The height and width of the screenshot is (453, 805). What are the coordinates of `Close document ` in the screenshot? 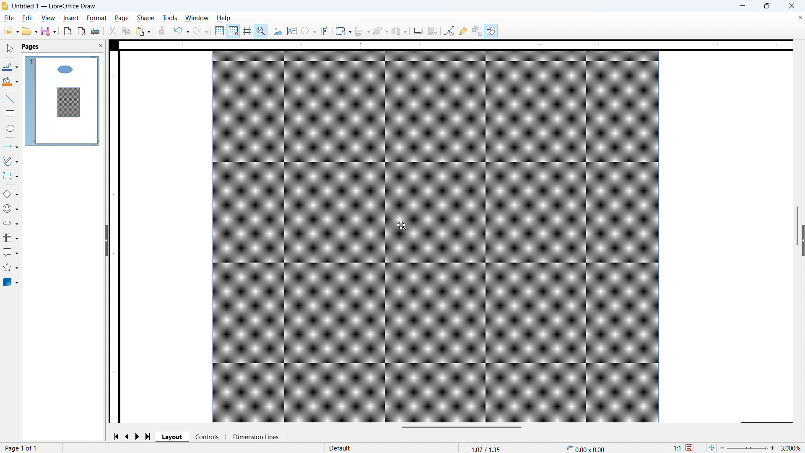 It's located at (799, 18).